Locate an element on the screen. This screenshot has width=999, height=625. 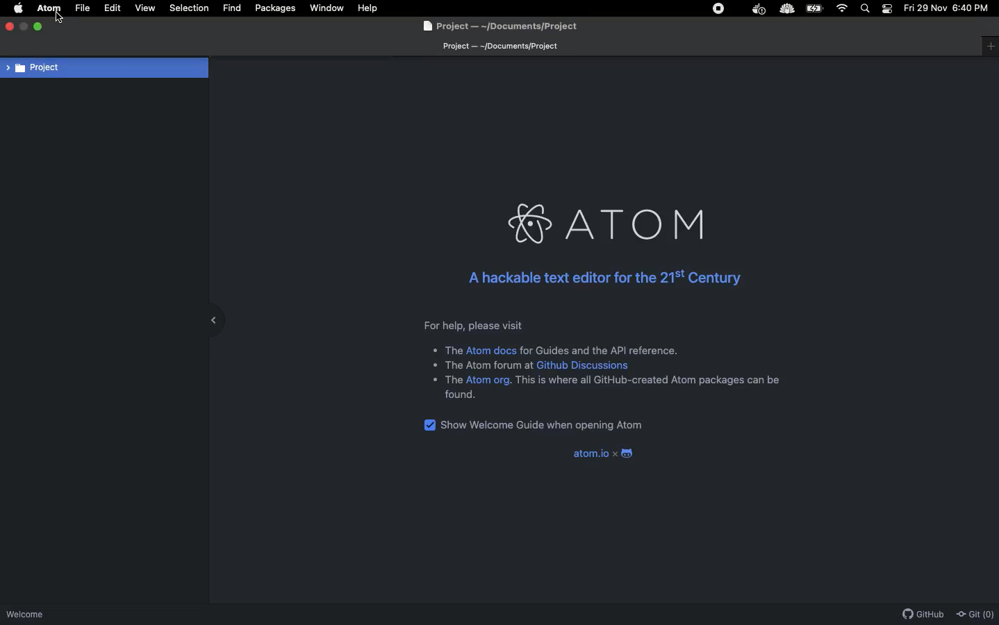
Charge is located at coordinates (816, 8).